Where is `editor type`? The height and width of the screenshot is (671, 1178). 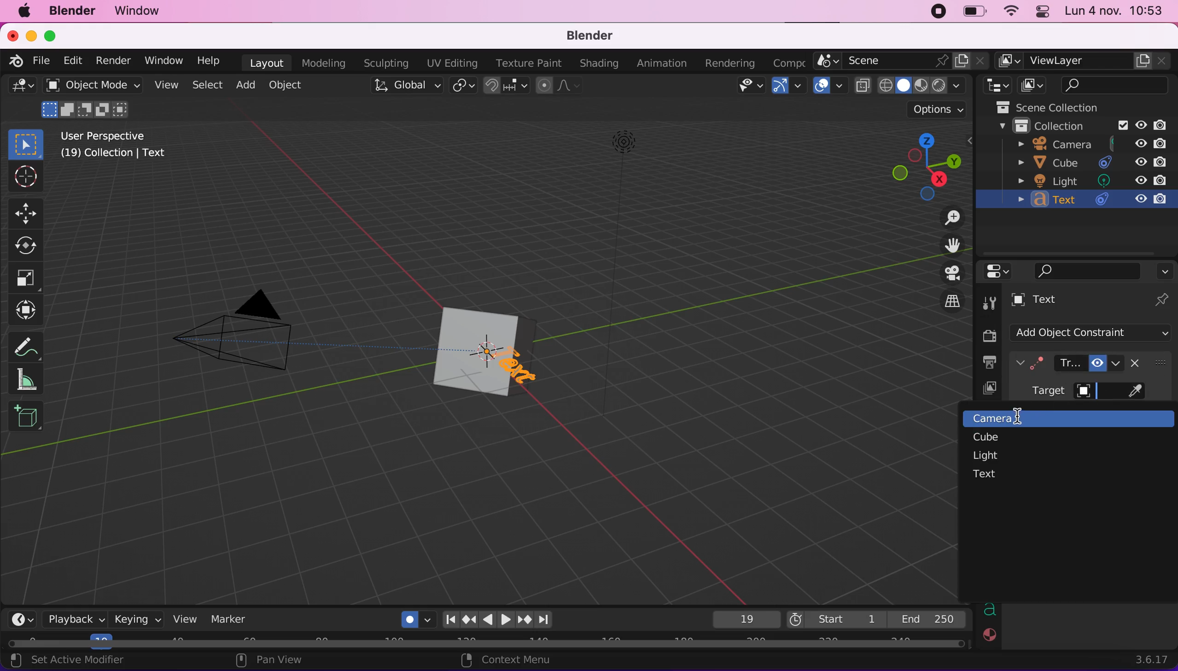 editor type is located at coordinates (24, 617).